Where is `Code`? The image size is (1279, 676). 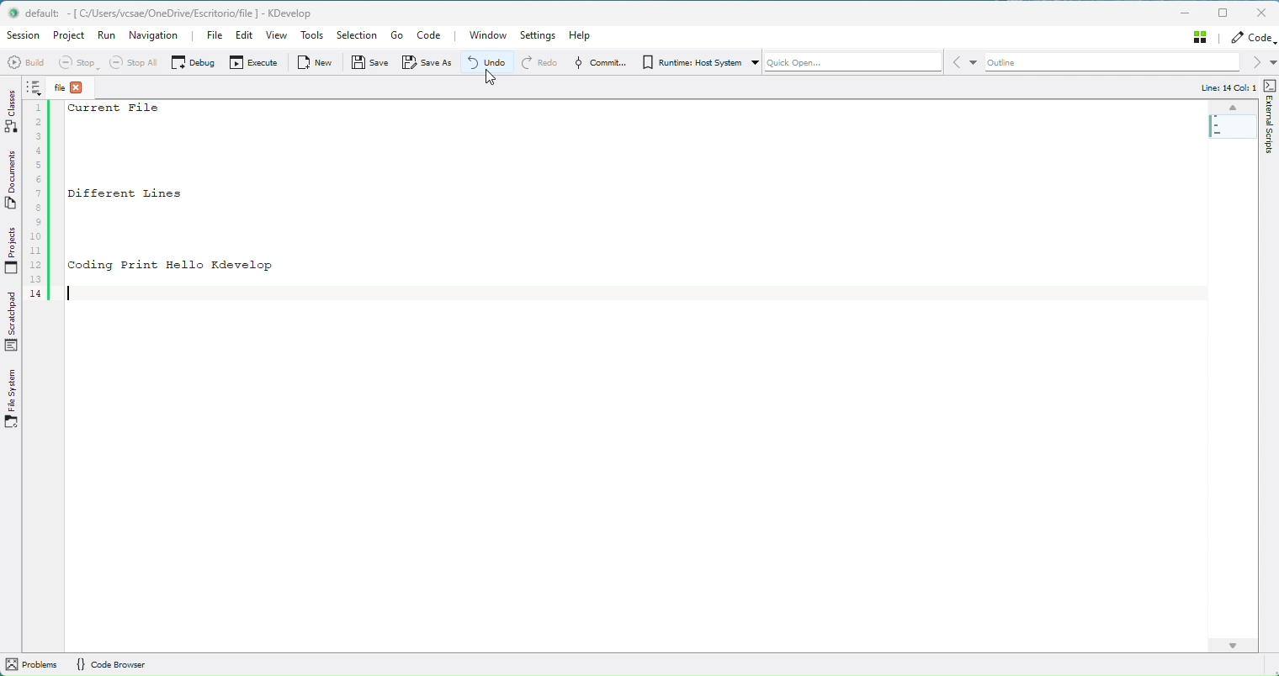 Code is located at coordinates (433, 36).